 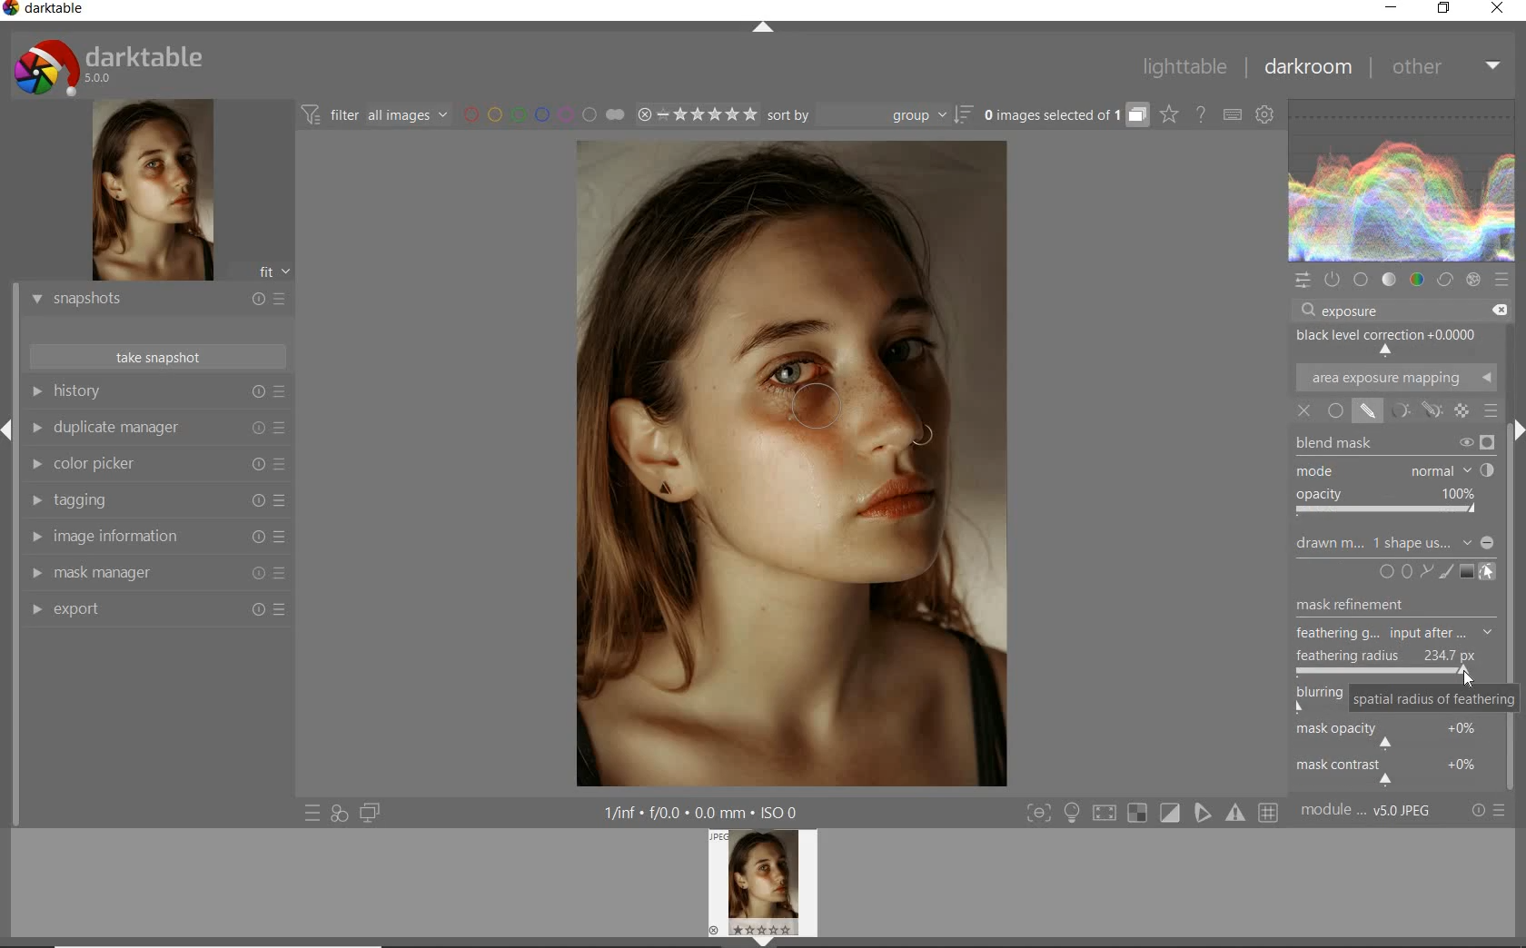 What do you see at coordinates (544, 115) in the screenshot?
I see `filter by image color` at bounding box center [544, 115].